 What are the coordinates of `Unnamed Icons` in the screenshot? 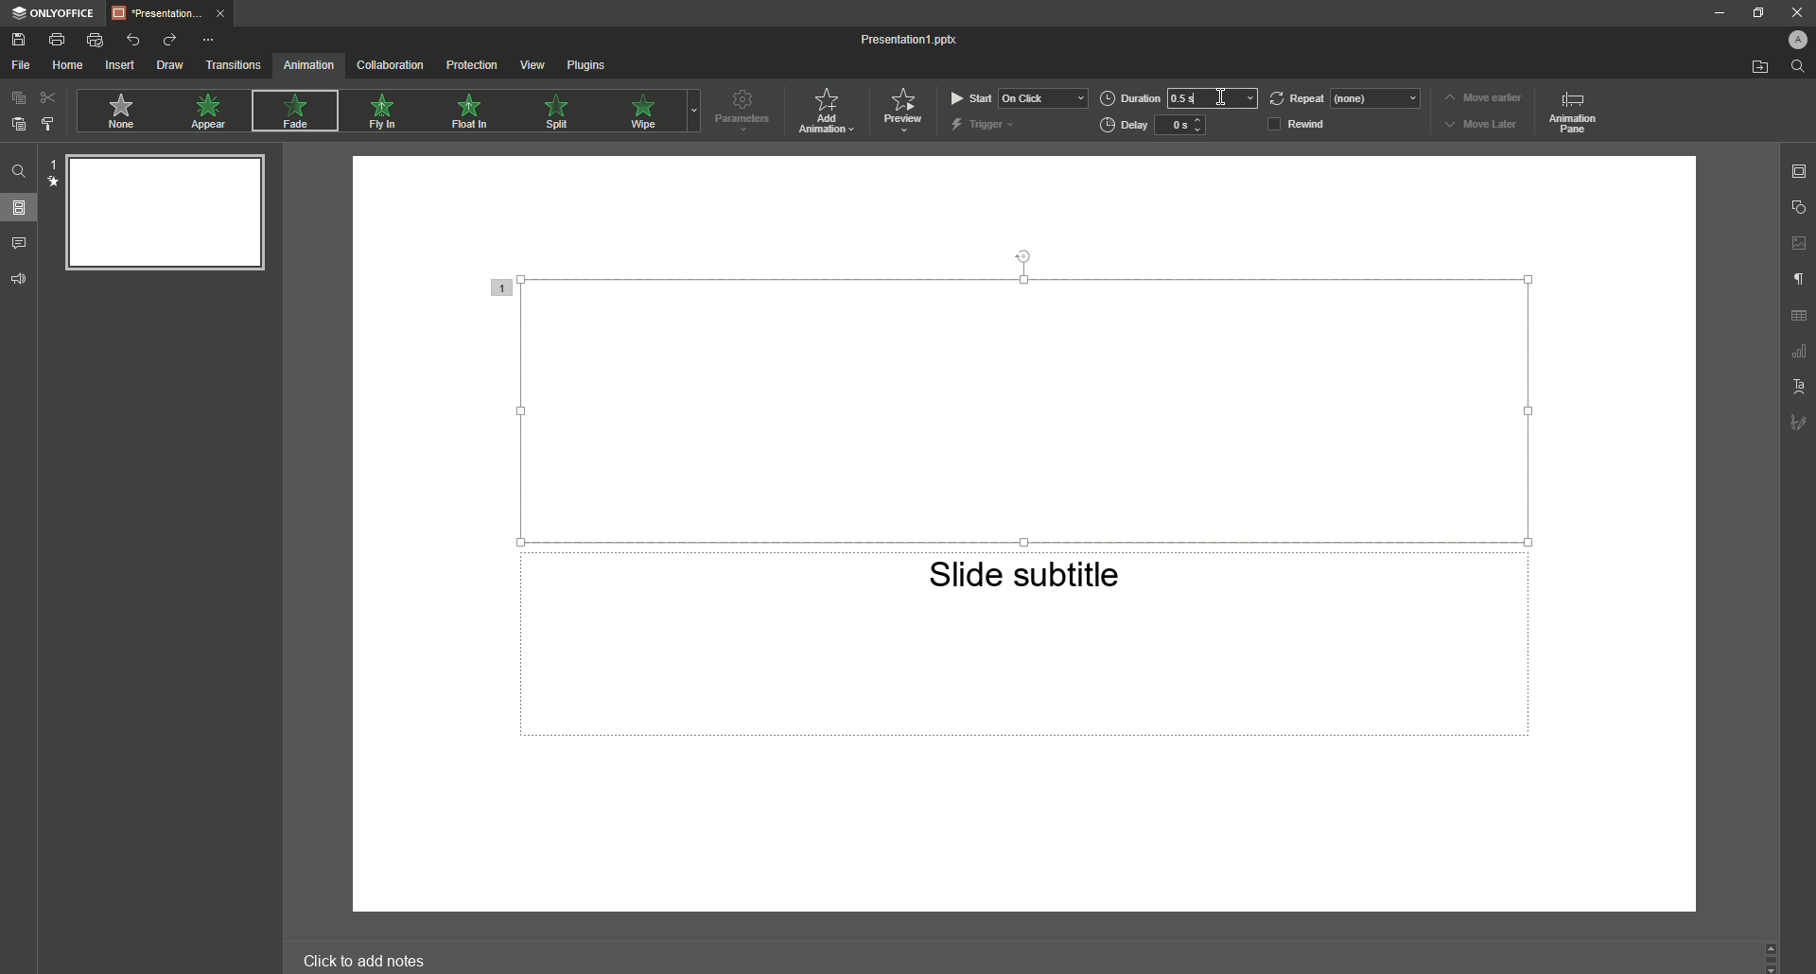 It's located at (1799, 316).